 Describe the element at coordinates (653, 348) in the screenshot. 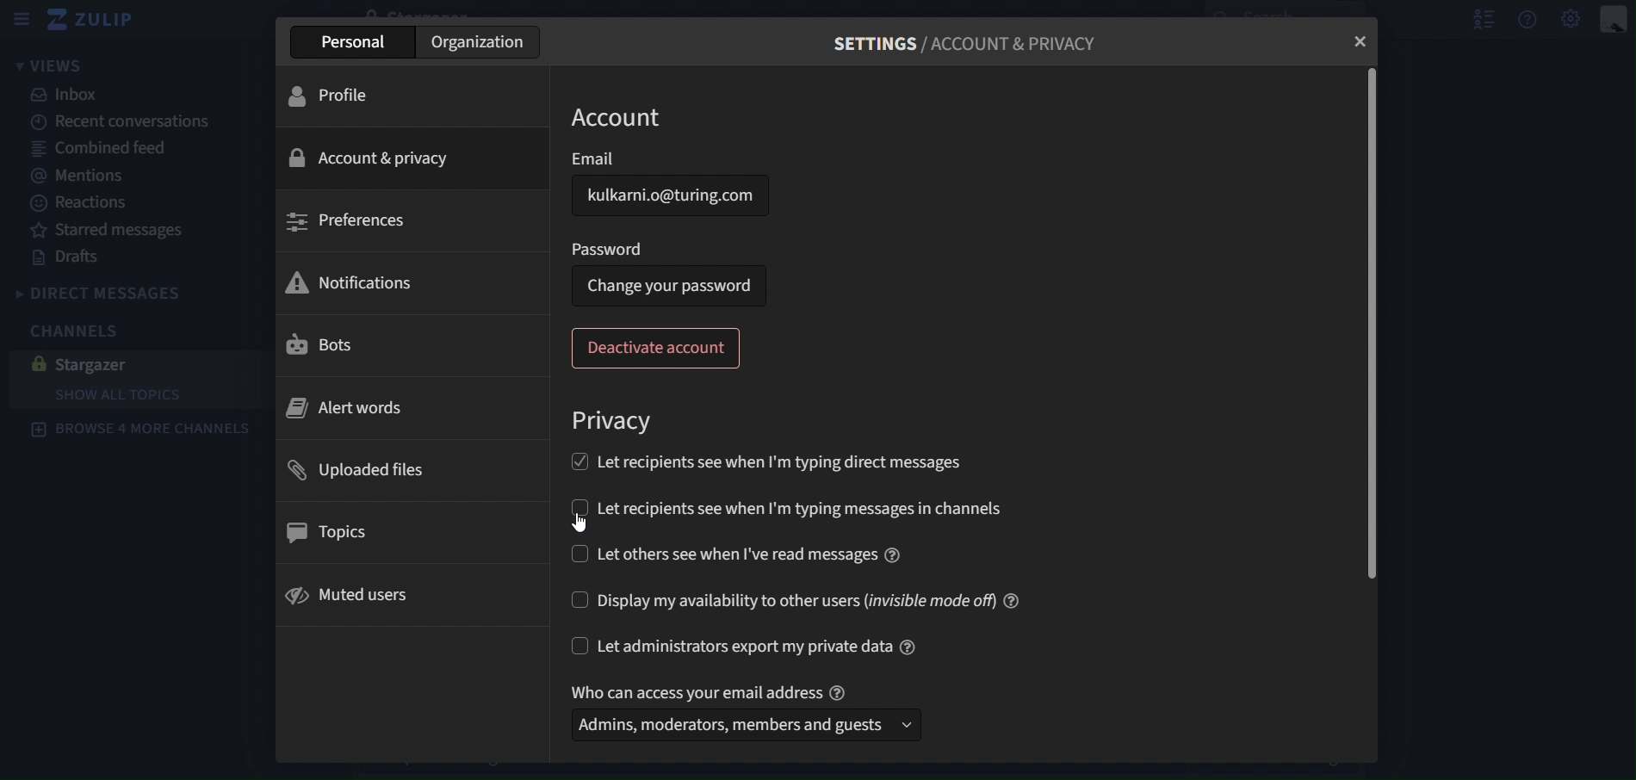

I see `deactivate account` at that location.